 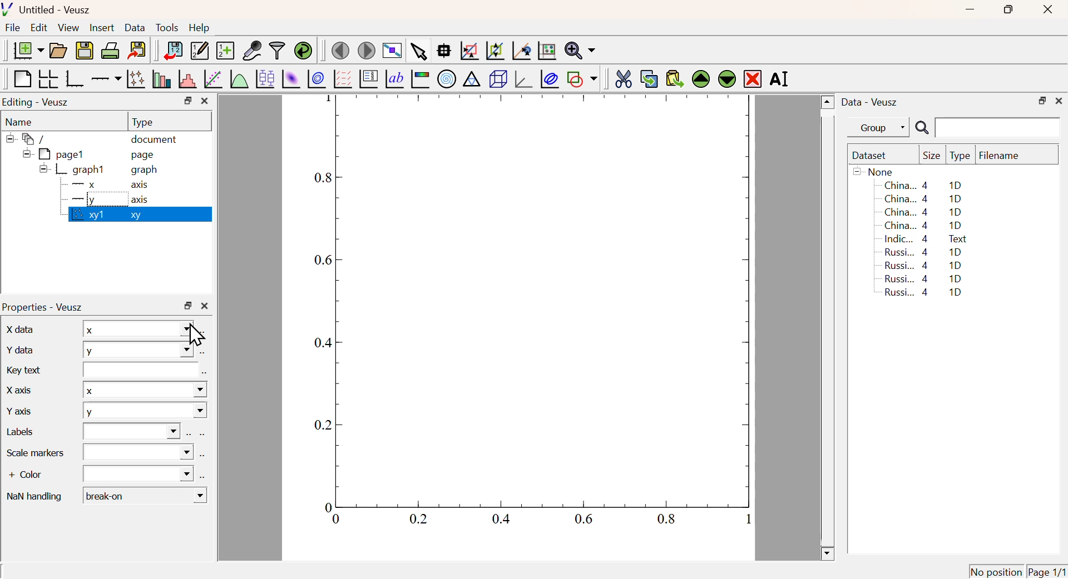 I want to click on Scale Marker, so click(x=36, y=452).